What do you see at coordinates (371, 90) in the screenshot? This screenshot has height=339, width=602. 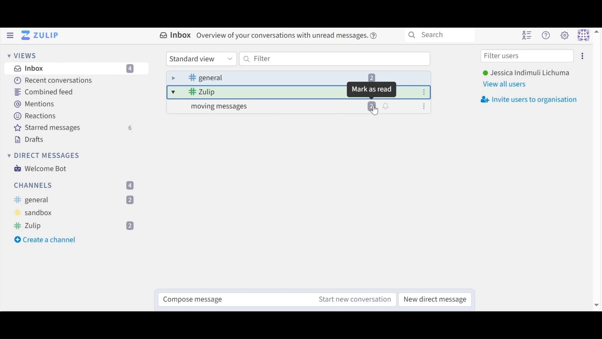 I see `mark as read` at bounding box center [371, 90].